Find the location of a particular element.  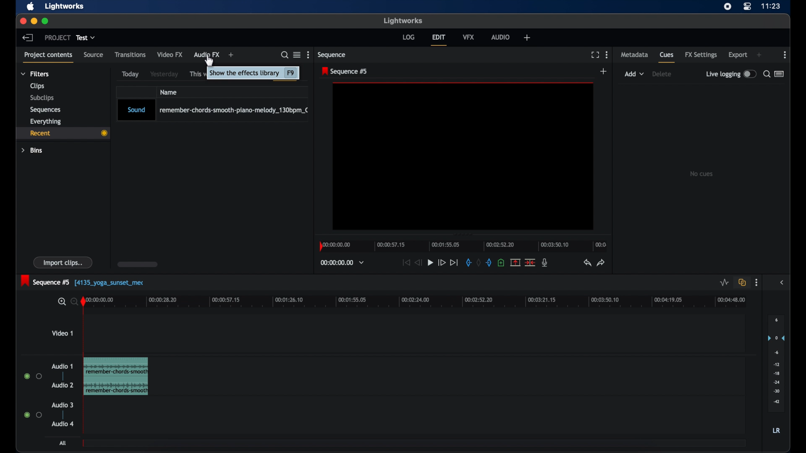

bins is located at coordinates (33, 151).